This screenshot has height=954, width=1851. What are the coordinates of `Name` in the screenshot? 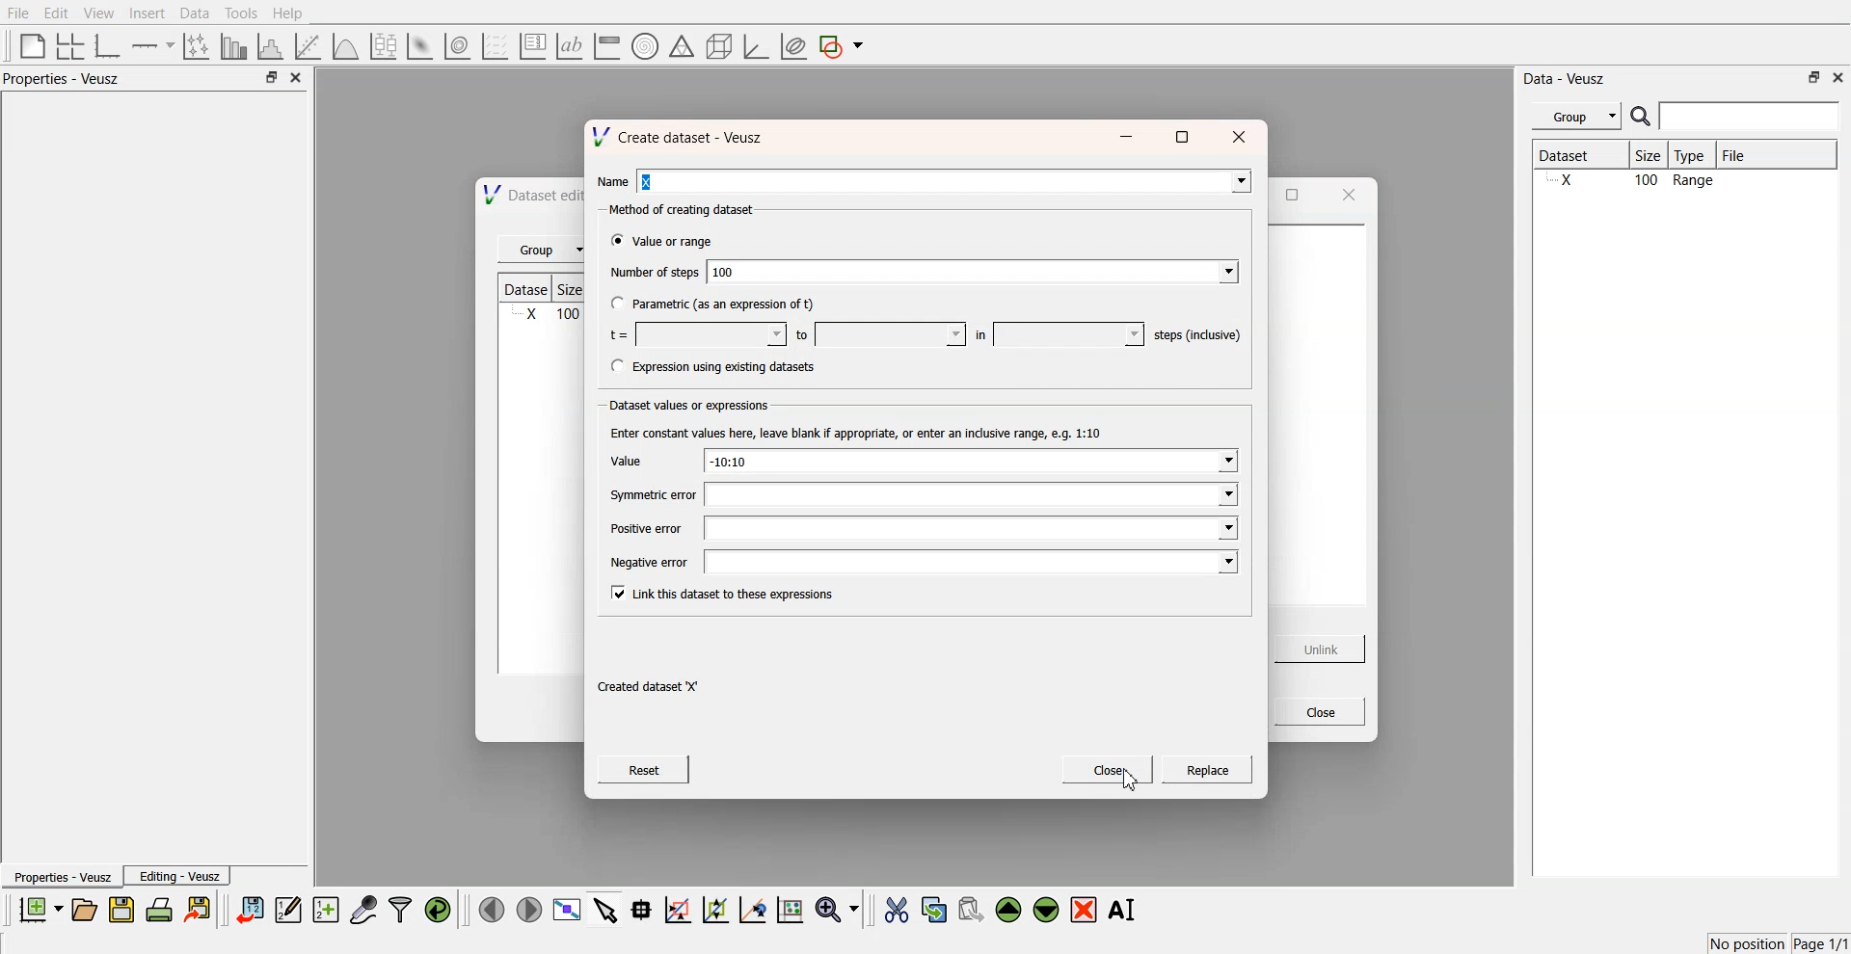 It's located at (613, 181).